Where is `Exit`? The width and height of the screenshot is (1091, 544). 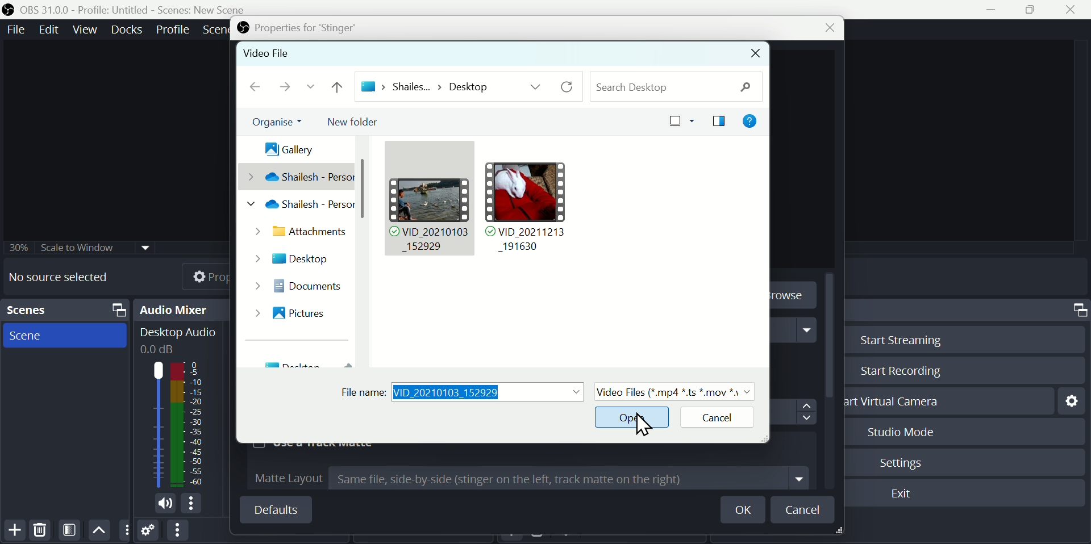 Exit is located at coordinates (903, 495).